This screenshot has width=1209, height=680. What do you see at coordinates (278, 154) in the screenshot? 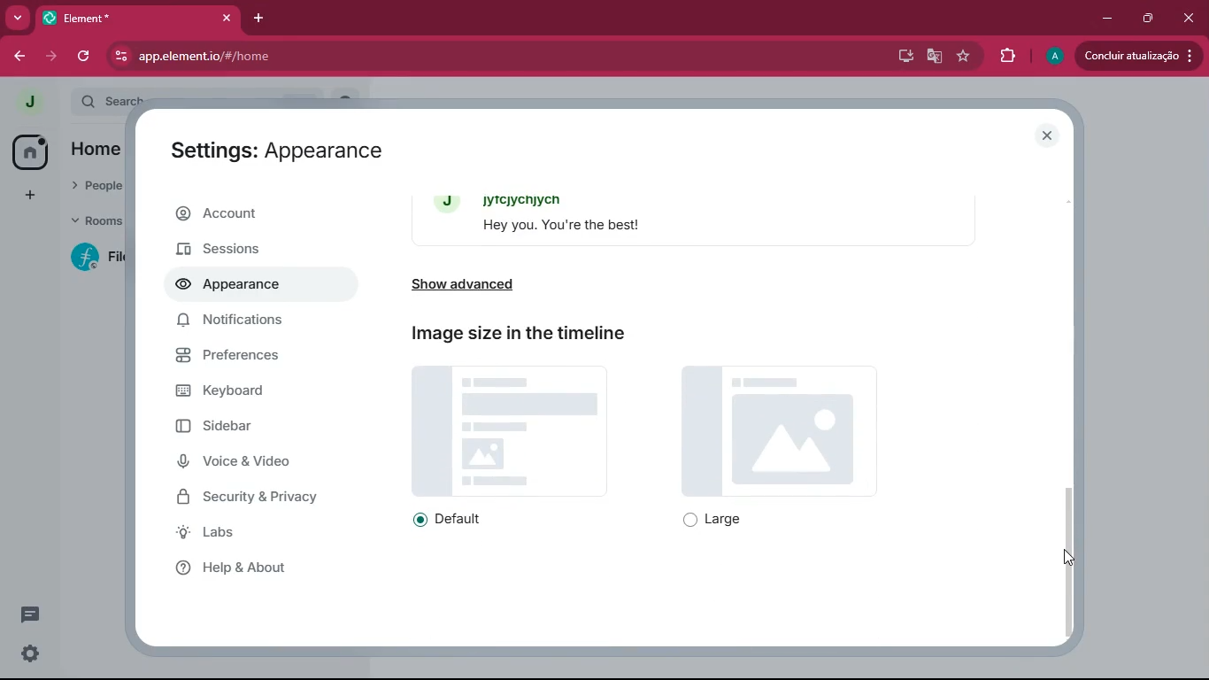
I see `Settings: Appearance` at bounding box center [278, 154].